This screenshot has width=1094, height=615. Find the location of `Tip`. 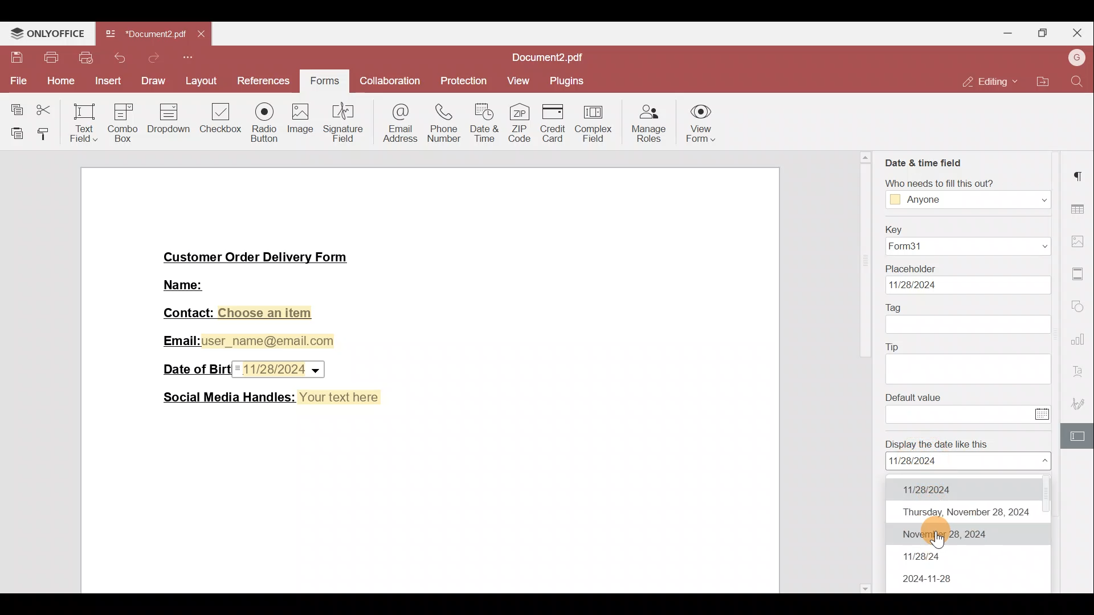

Tip is located at coordinates (893, 347).